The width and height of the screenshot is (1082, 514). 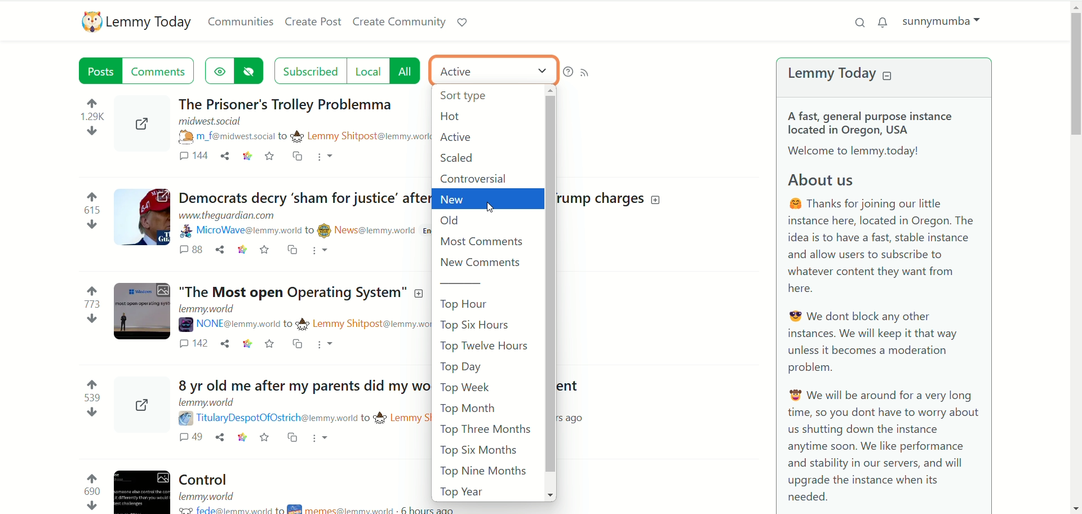 I want to click on new, so click(x=485, y=200).